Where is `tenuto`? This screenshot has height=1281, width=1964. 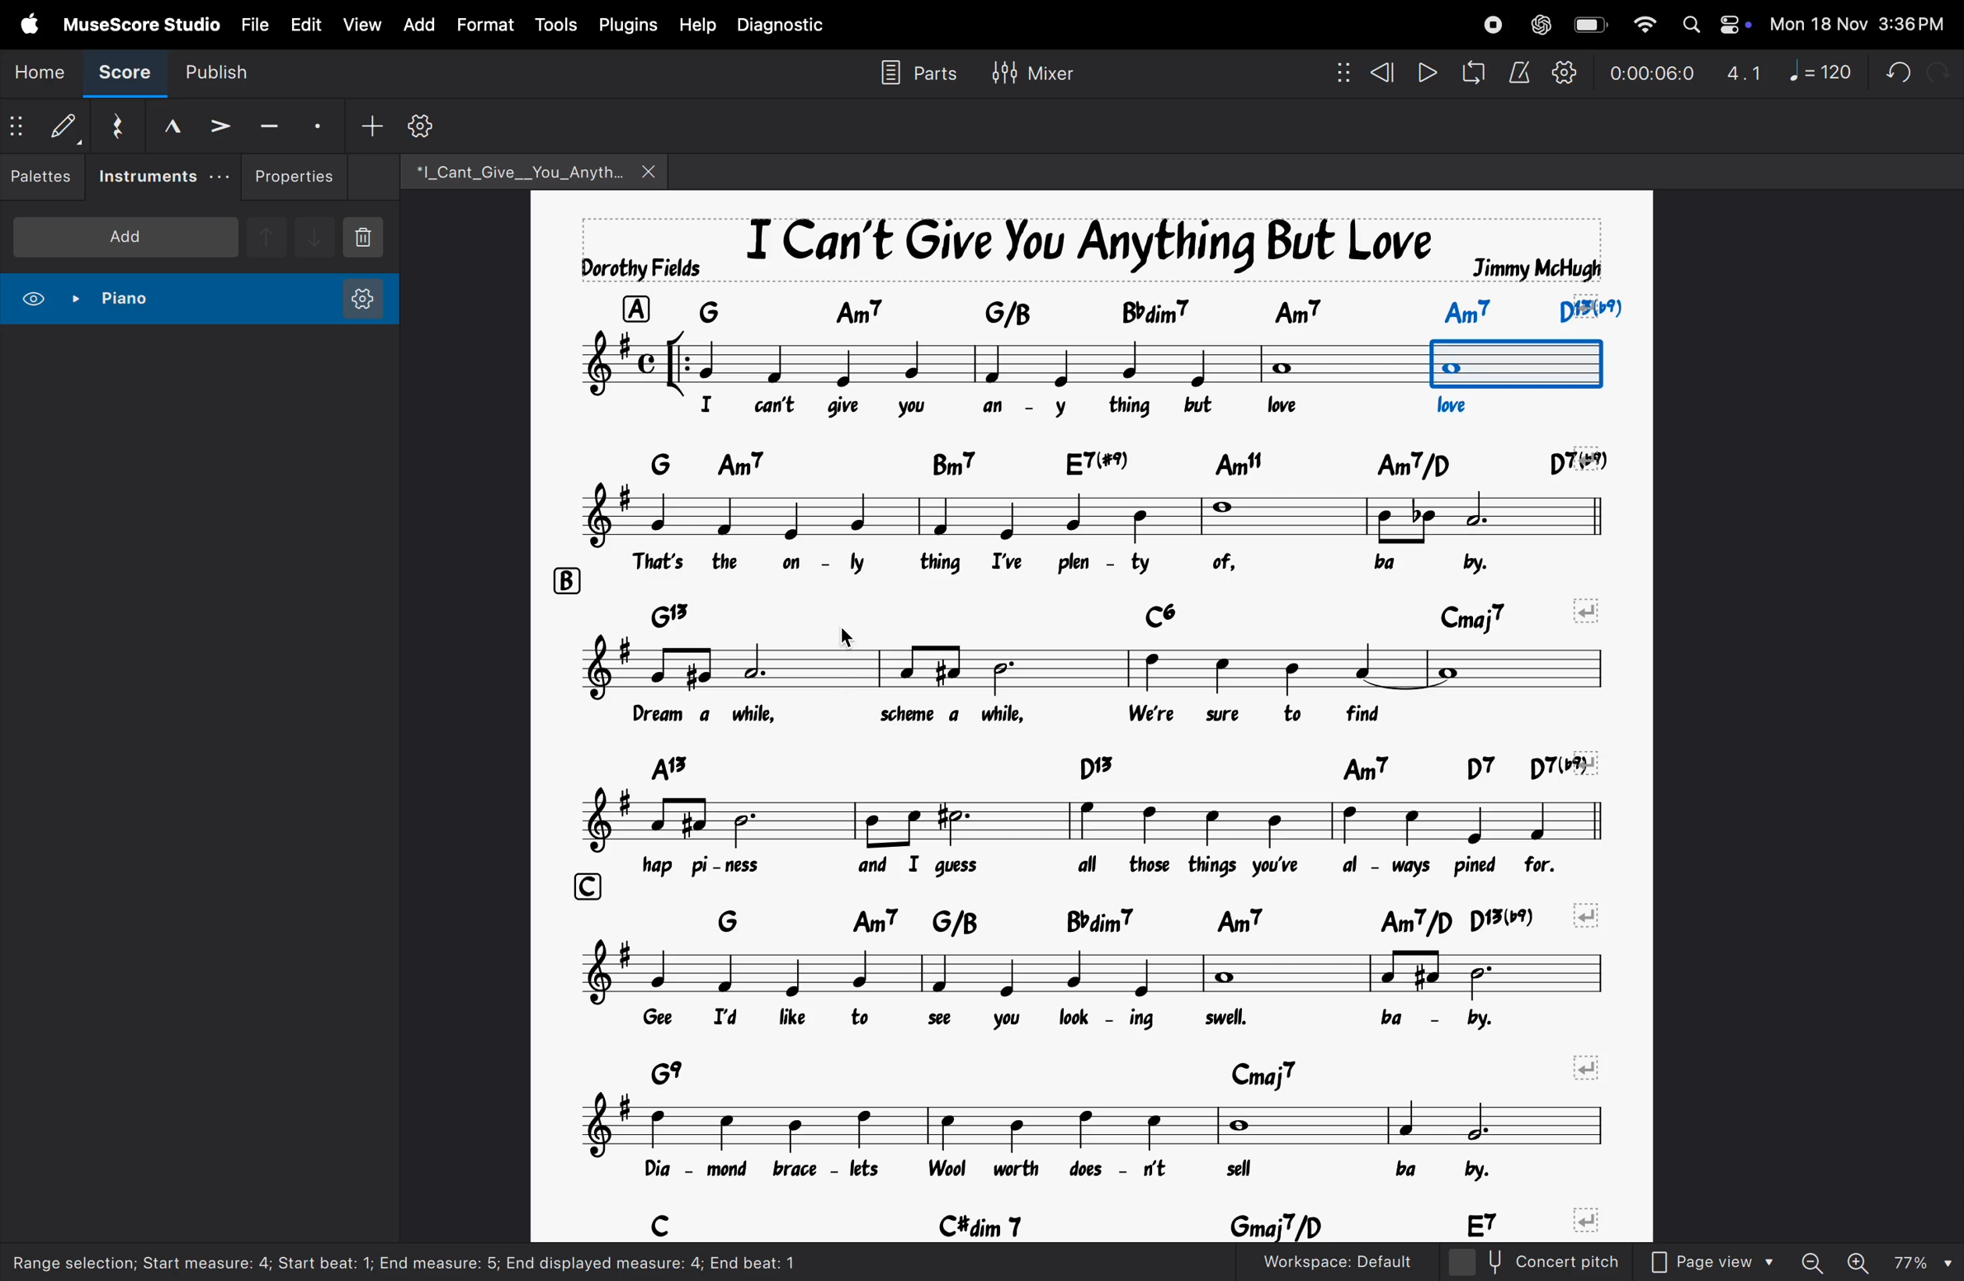 tenuto is located at coordinates (269, 124).